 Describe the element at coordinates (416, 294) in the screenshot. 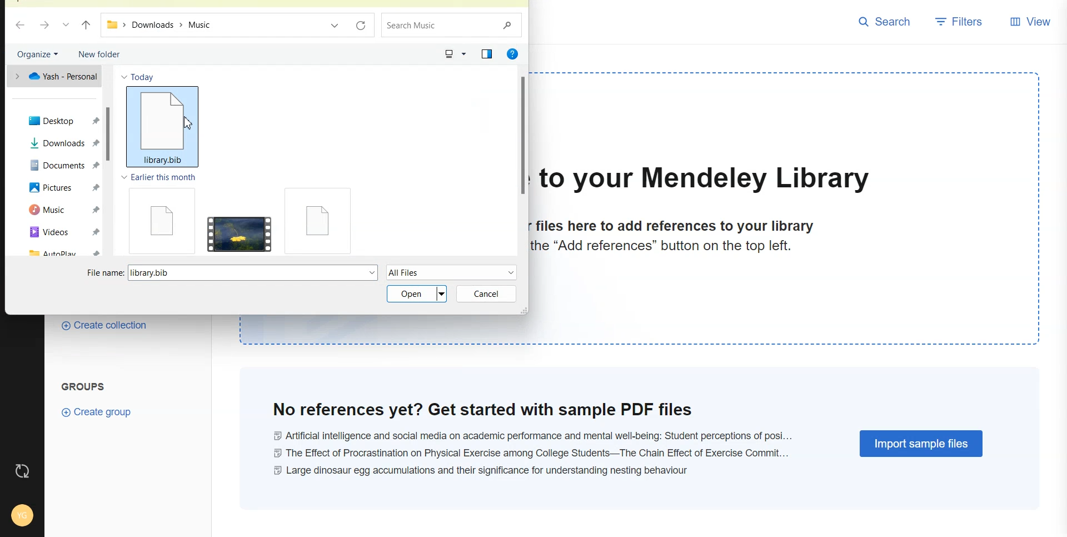

I see `Open` at that location.